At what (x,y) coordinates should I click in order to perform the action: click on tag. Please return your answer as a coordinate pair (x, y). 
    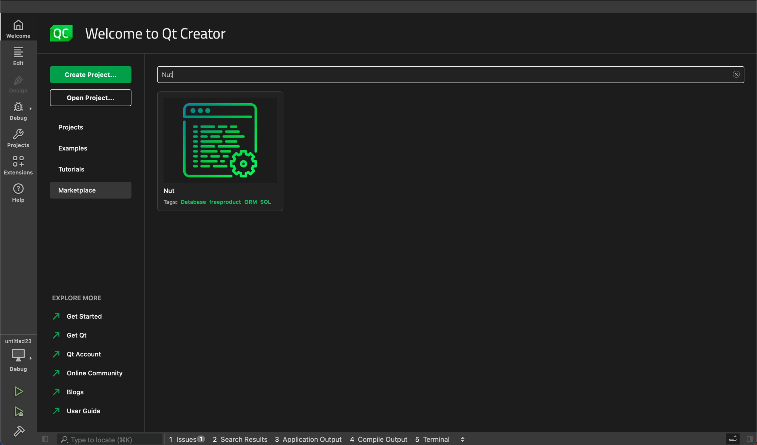
    Looking at the image, I should click on (218, 203).